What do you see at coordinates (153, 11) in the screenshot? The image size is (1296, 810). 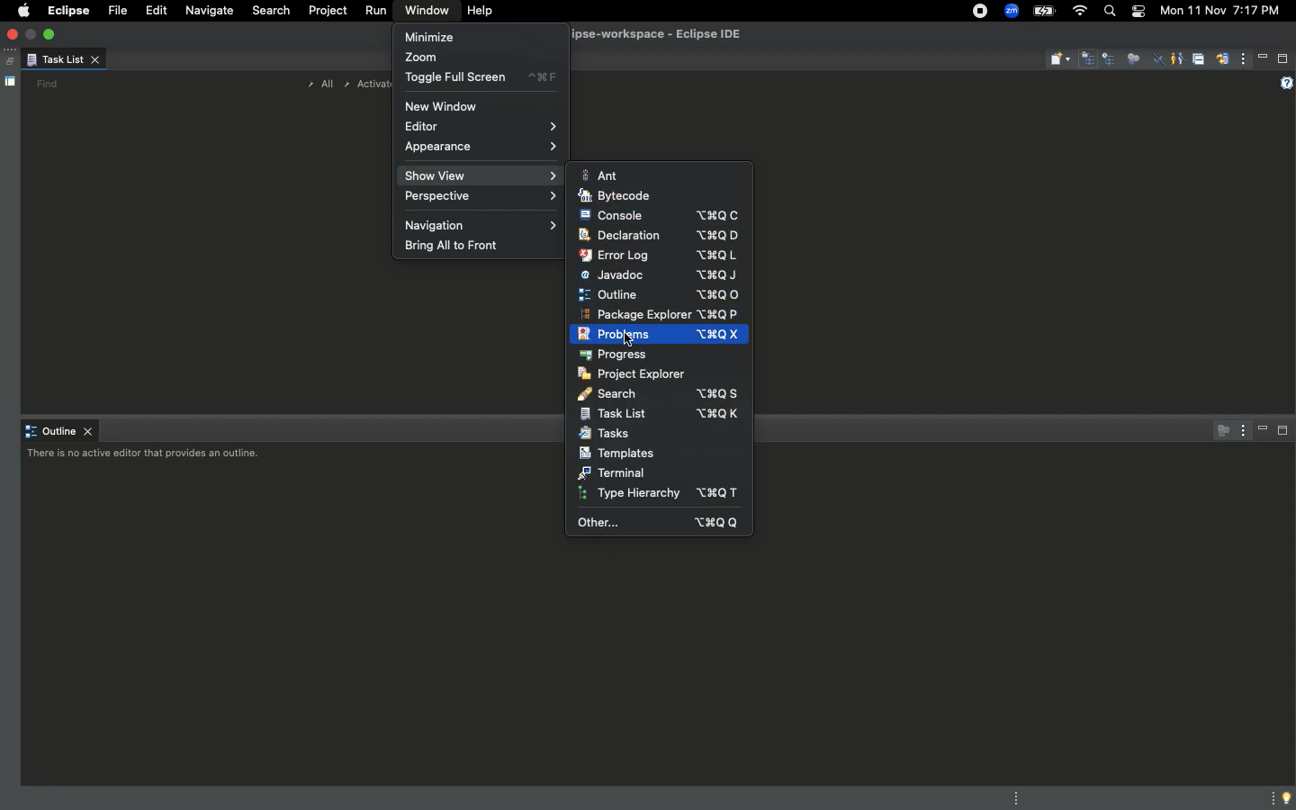 I see `Edit` at bounding box center [153, 11].